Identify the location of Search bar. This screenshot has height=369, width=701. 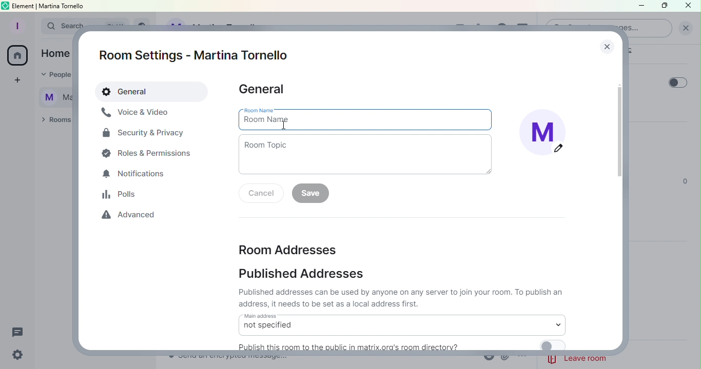
(54, 26).